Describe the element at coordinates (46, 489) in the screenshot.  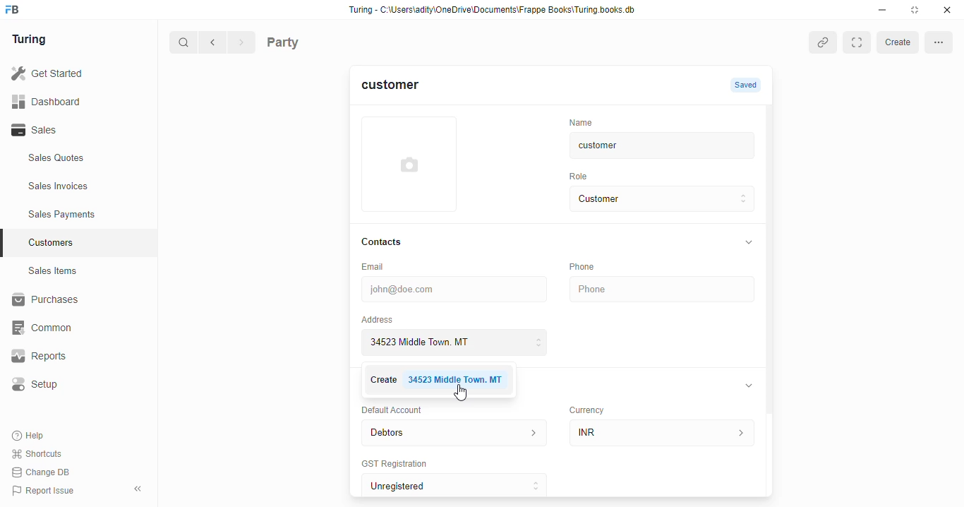
I see `Report Issue` at that location.